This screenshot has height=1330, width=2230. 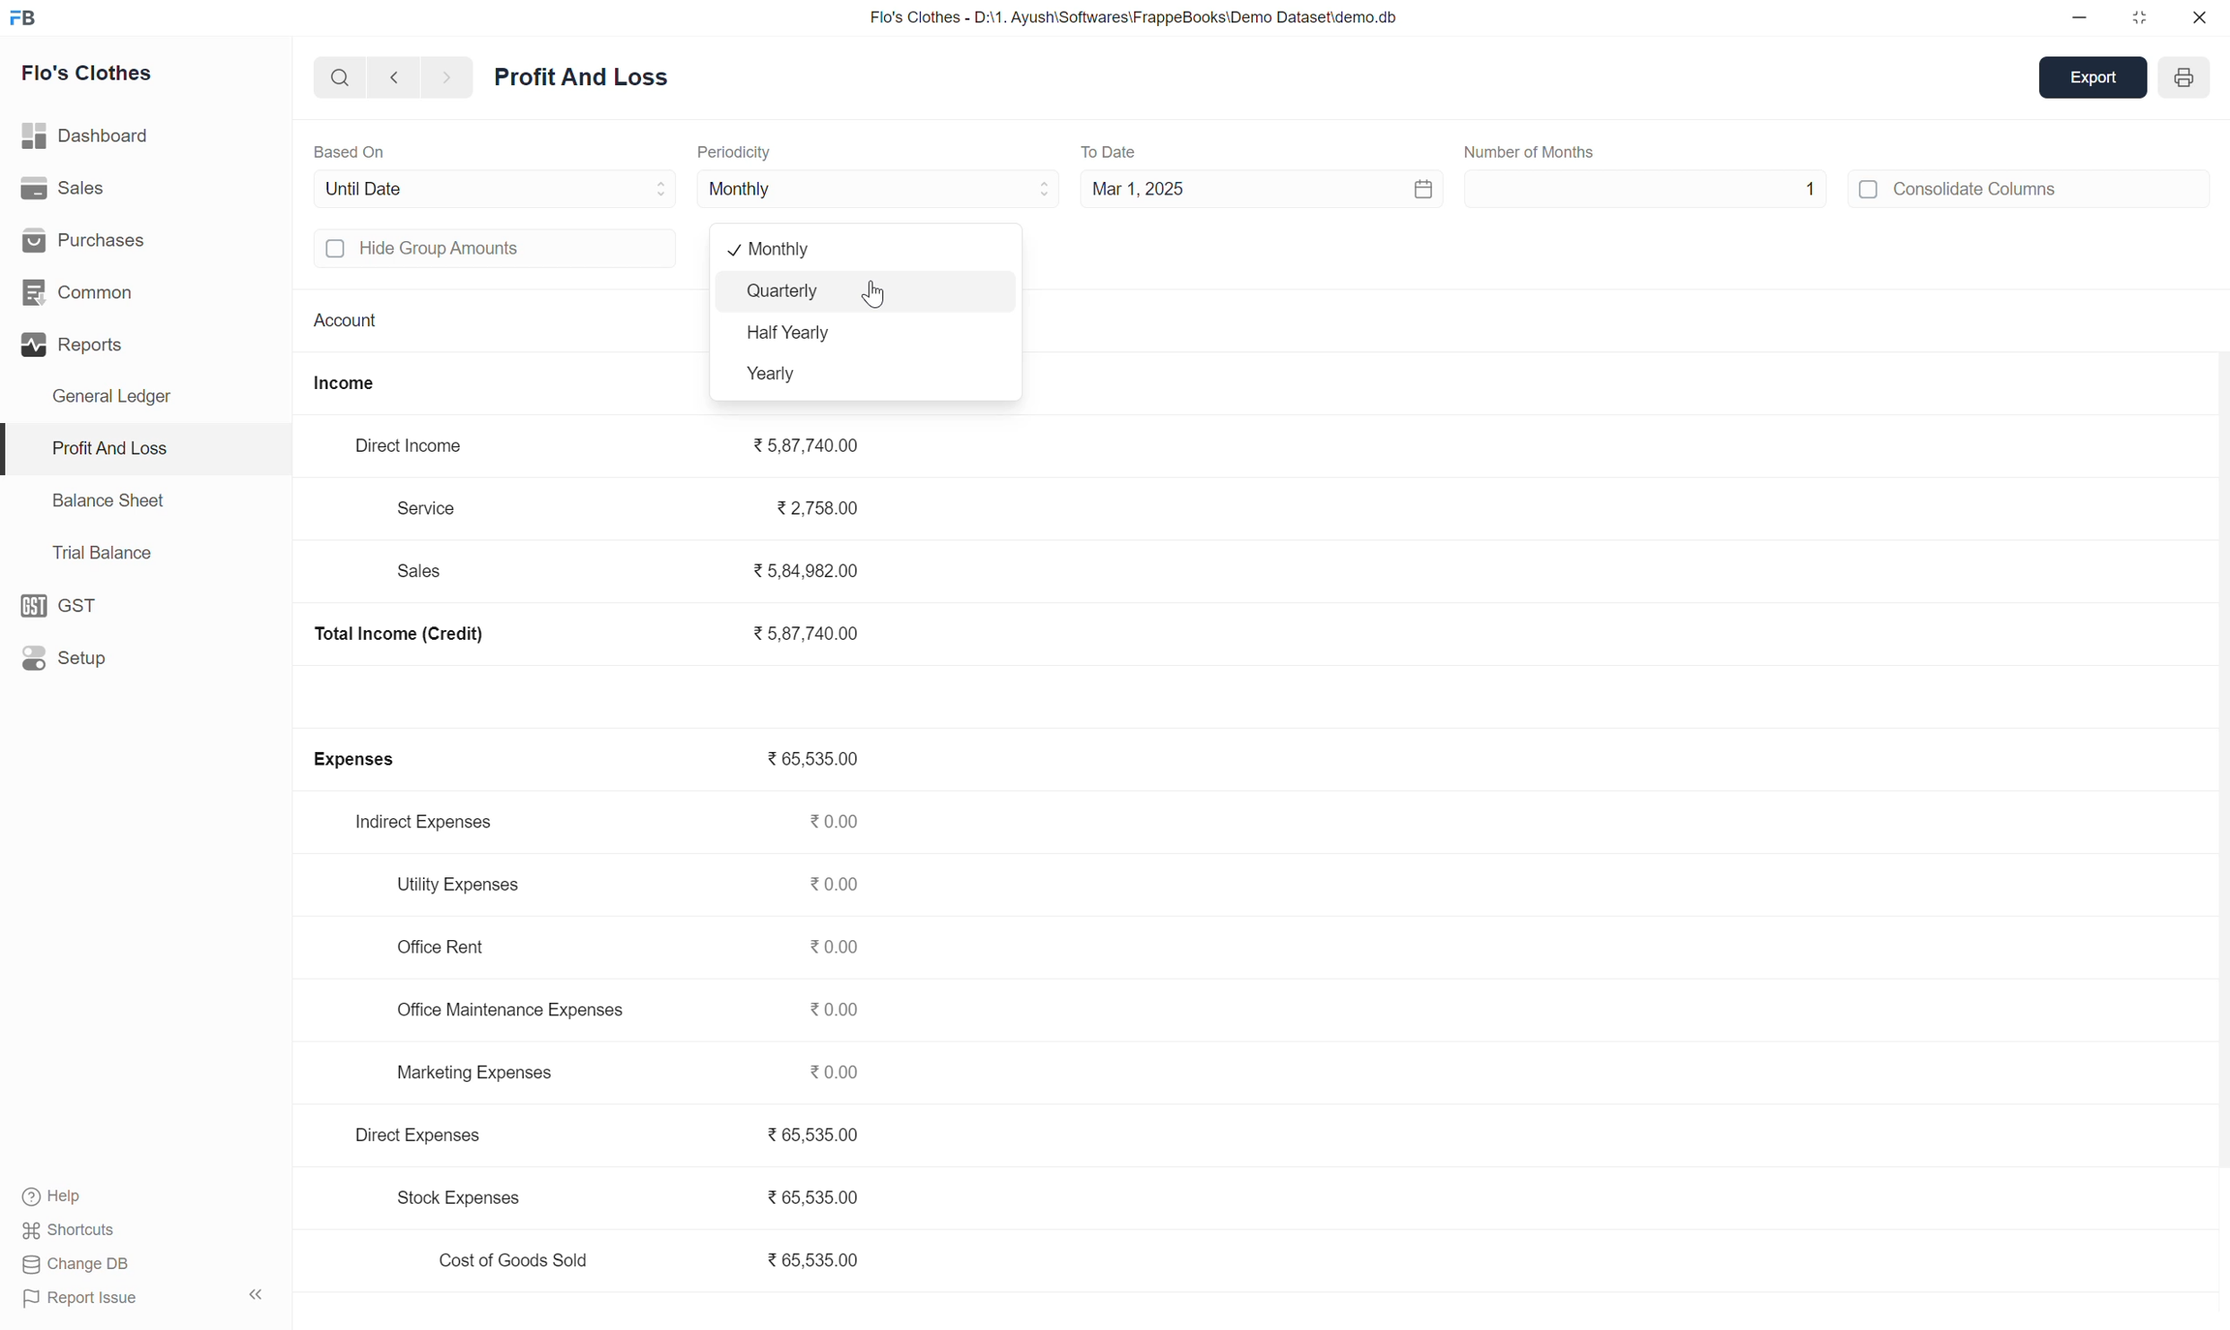 What do you see at coordinates (807, 761) in the screenshot?
I see `₹65,535.00` at bounding box center [807, 761].